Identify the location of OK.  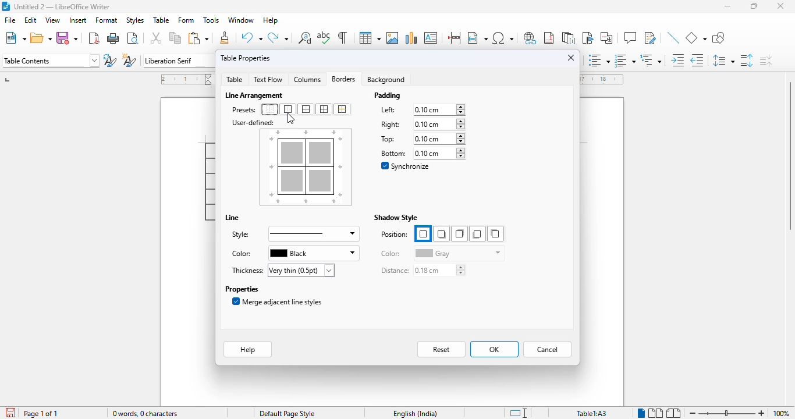
(495, 350).